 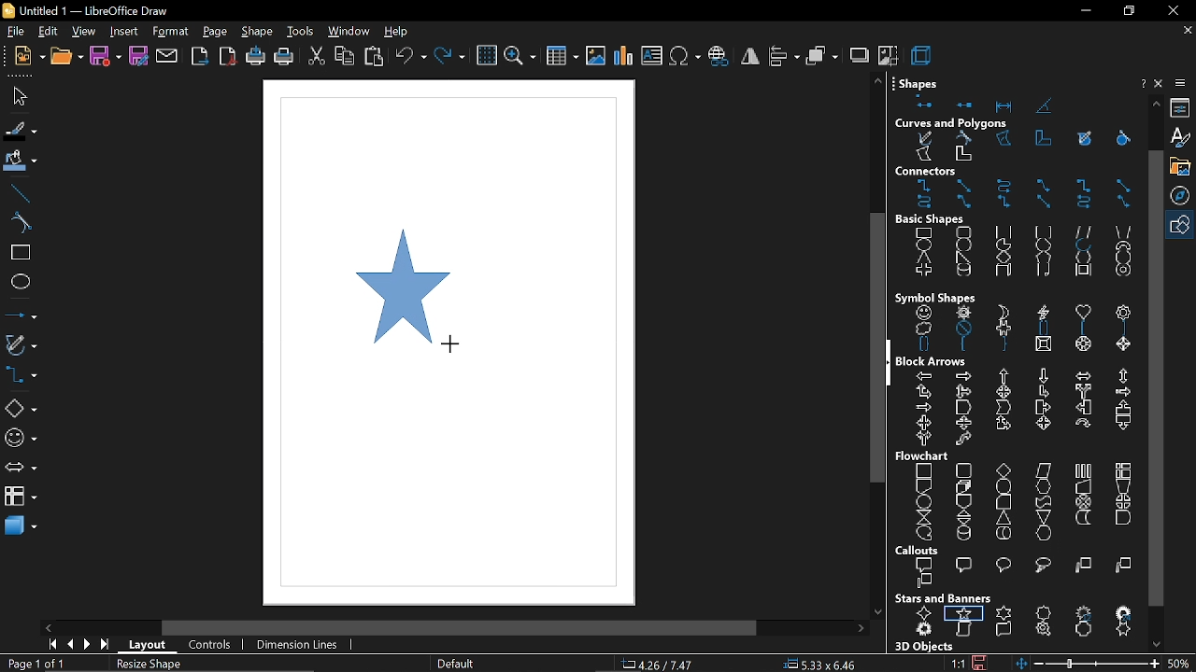 I want to click on arrange, so click(x=822, y=57).